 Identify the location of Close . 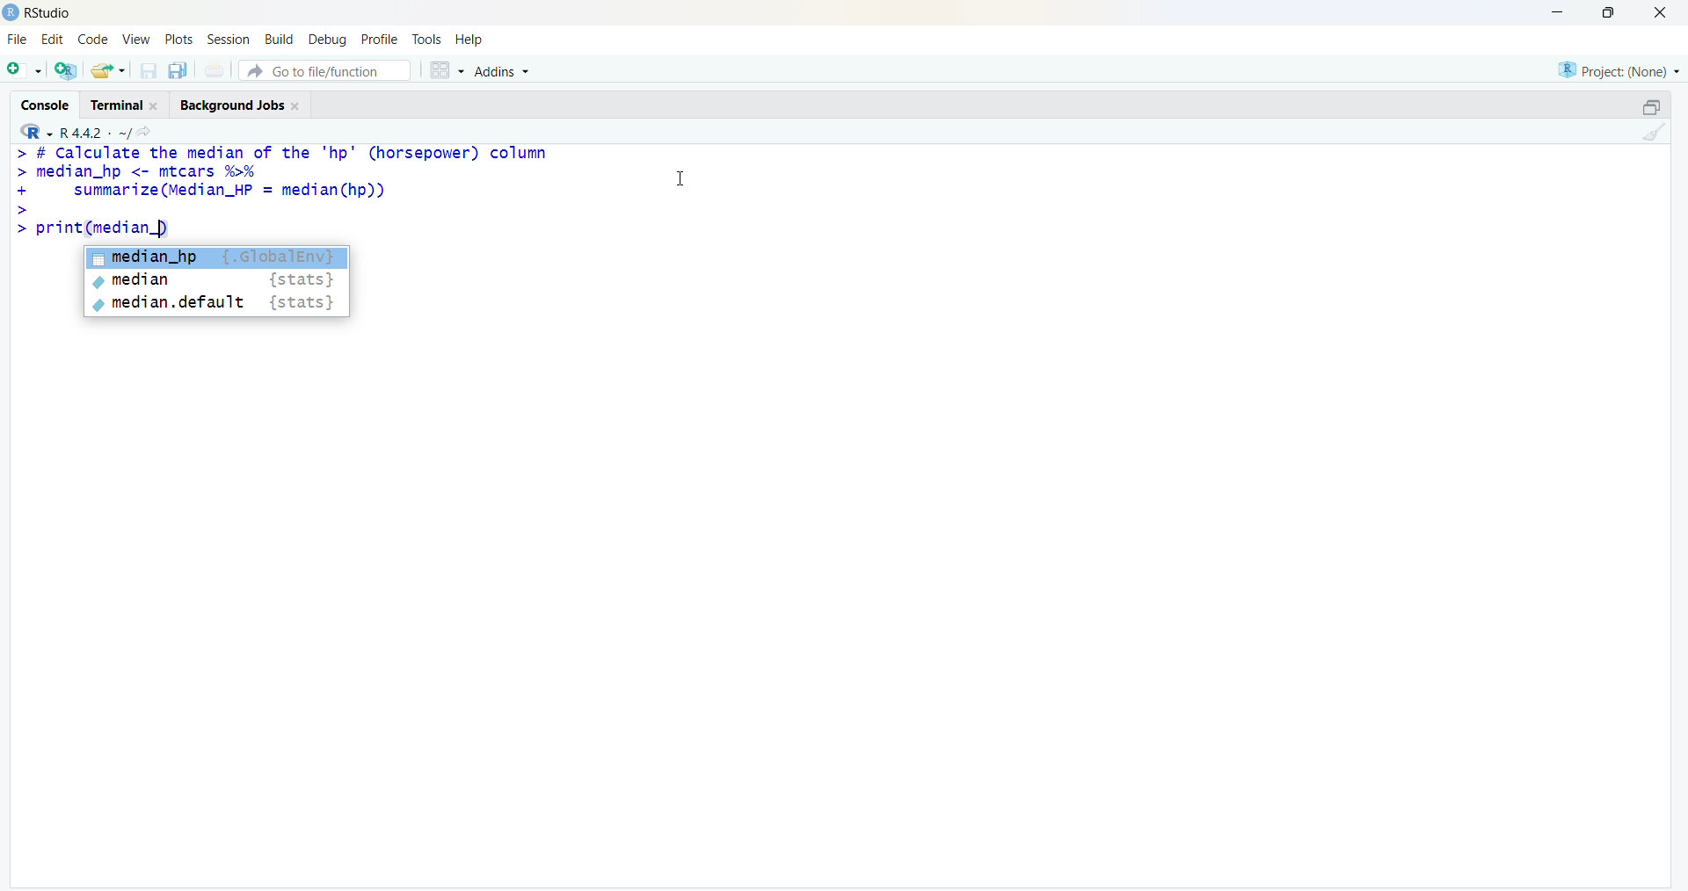
(156, 105).